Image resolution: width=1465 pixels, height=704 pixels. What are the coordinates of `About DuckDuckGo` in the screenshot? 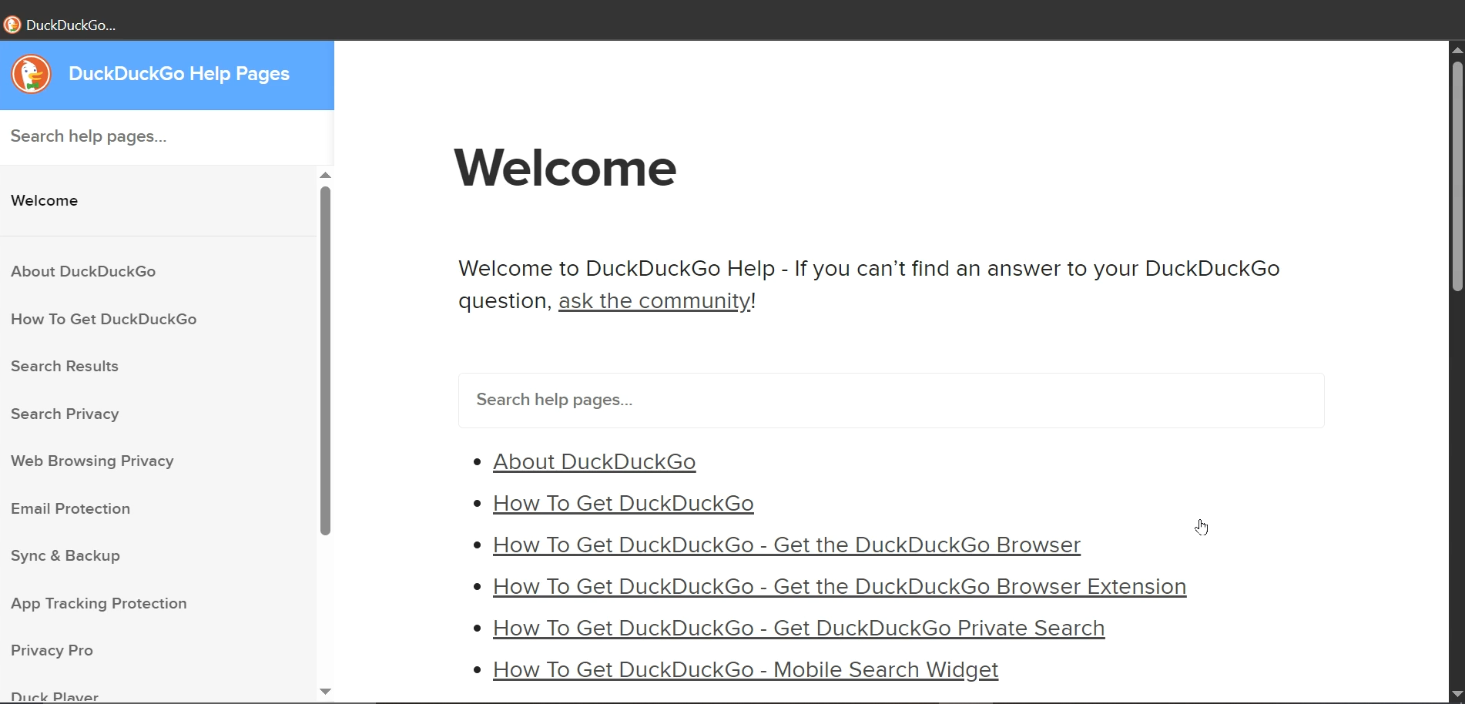 It's located at (87, 271).